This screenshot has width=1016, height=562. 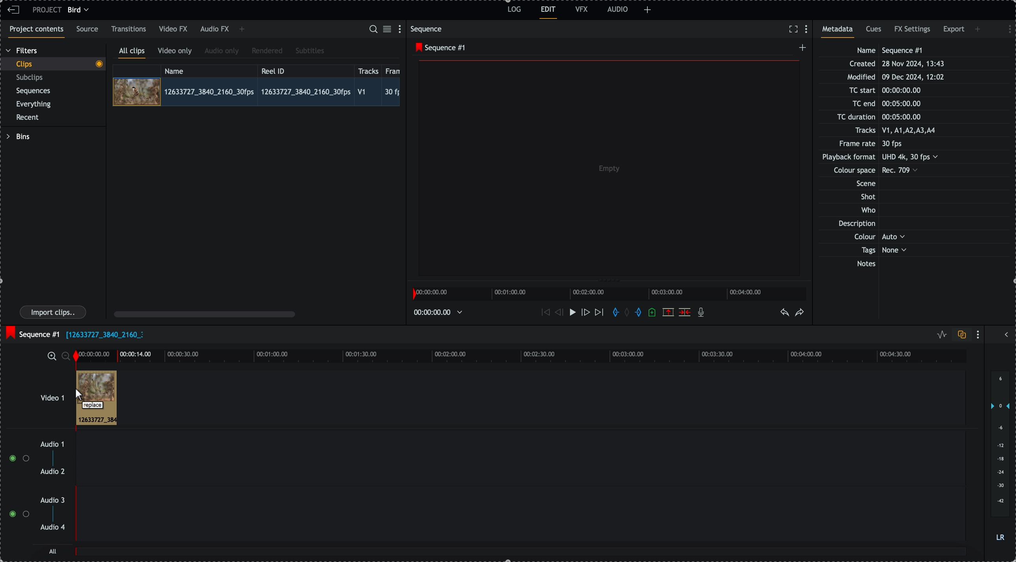 I want to click on filters, so click(x=22, y=51).